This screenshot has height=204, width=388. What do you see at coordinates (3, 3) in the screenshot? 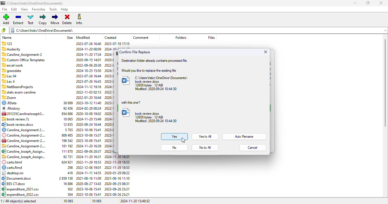
I see `logo` at bounding box center [3, 3].